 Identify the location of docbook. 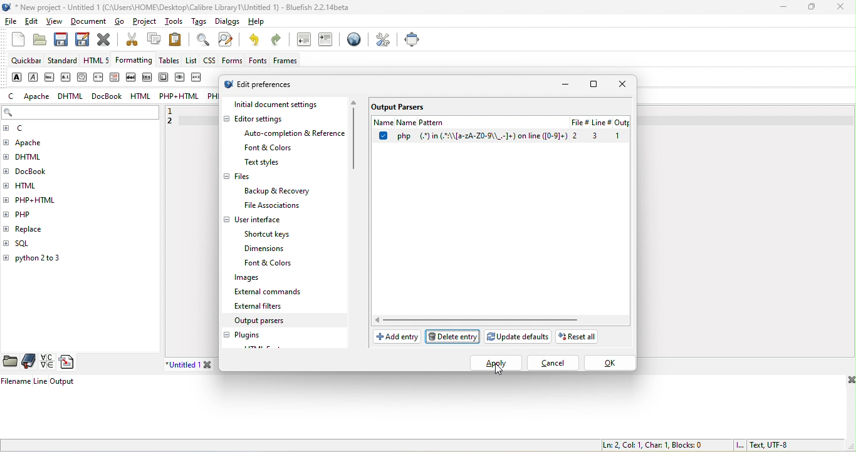
(38, 173).